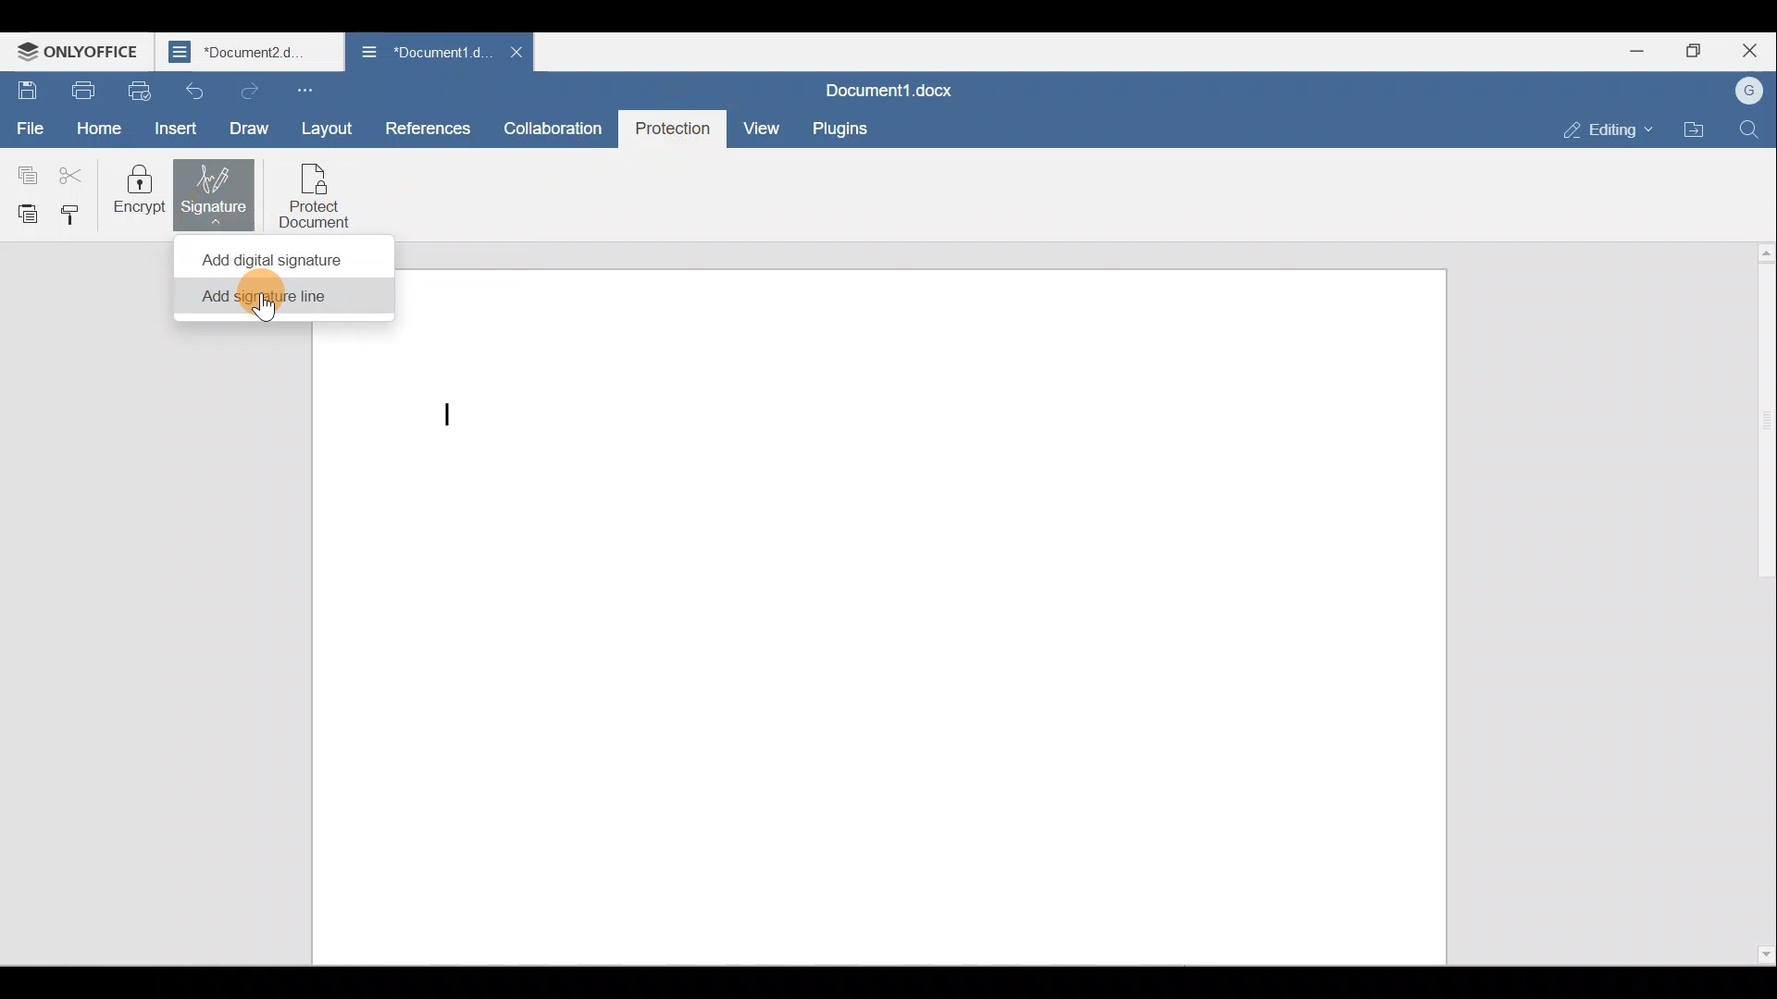  Describe the element at coordinates (316, 192) in the screenshot. I see `Protect document` at that location.